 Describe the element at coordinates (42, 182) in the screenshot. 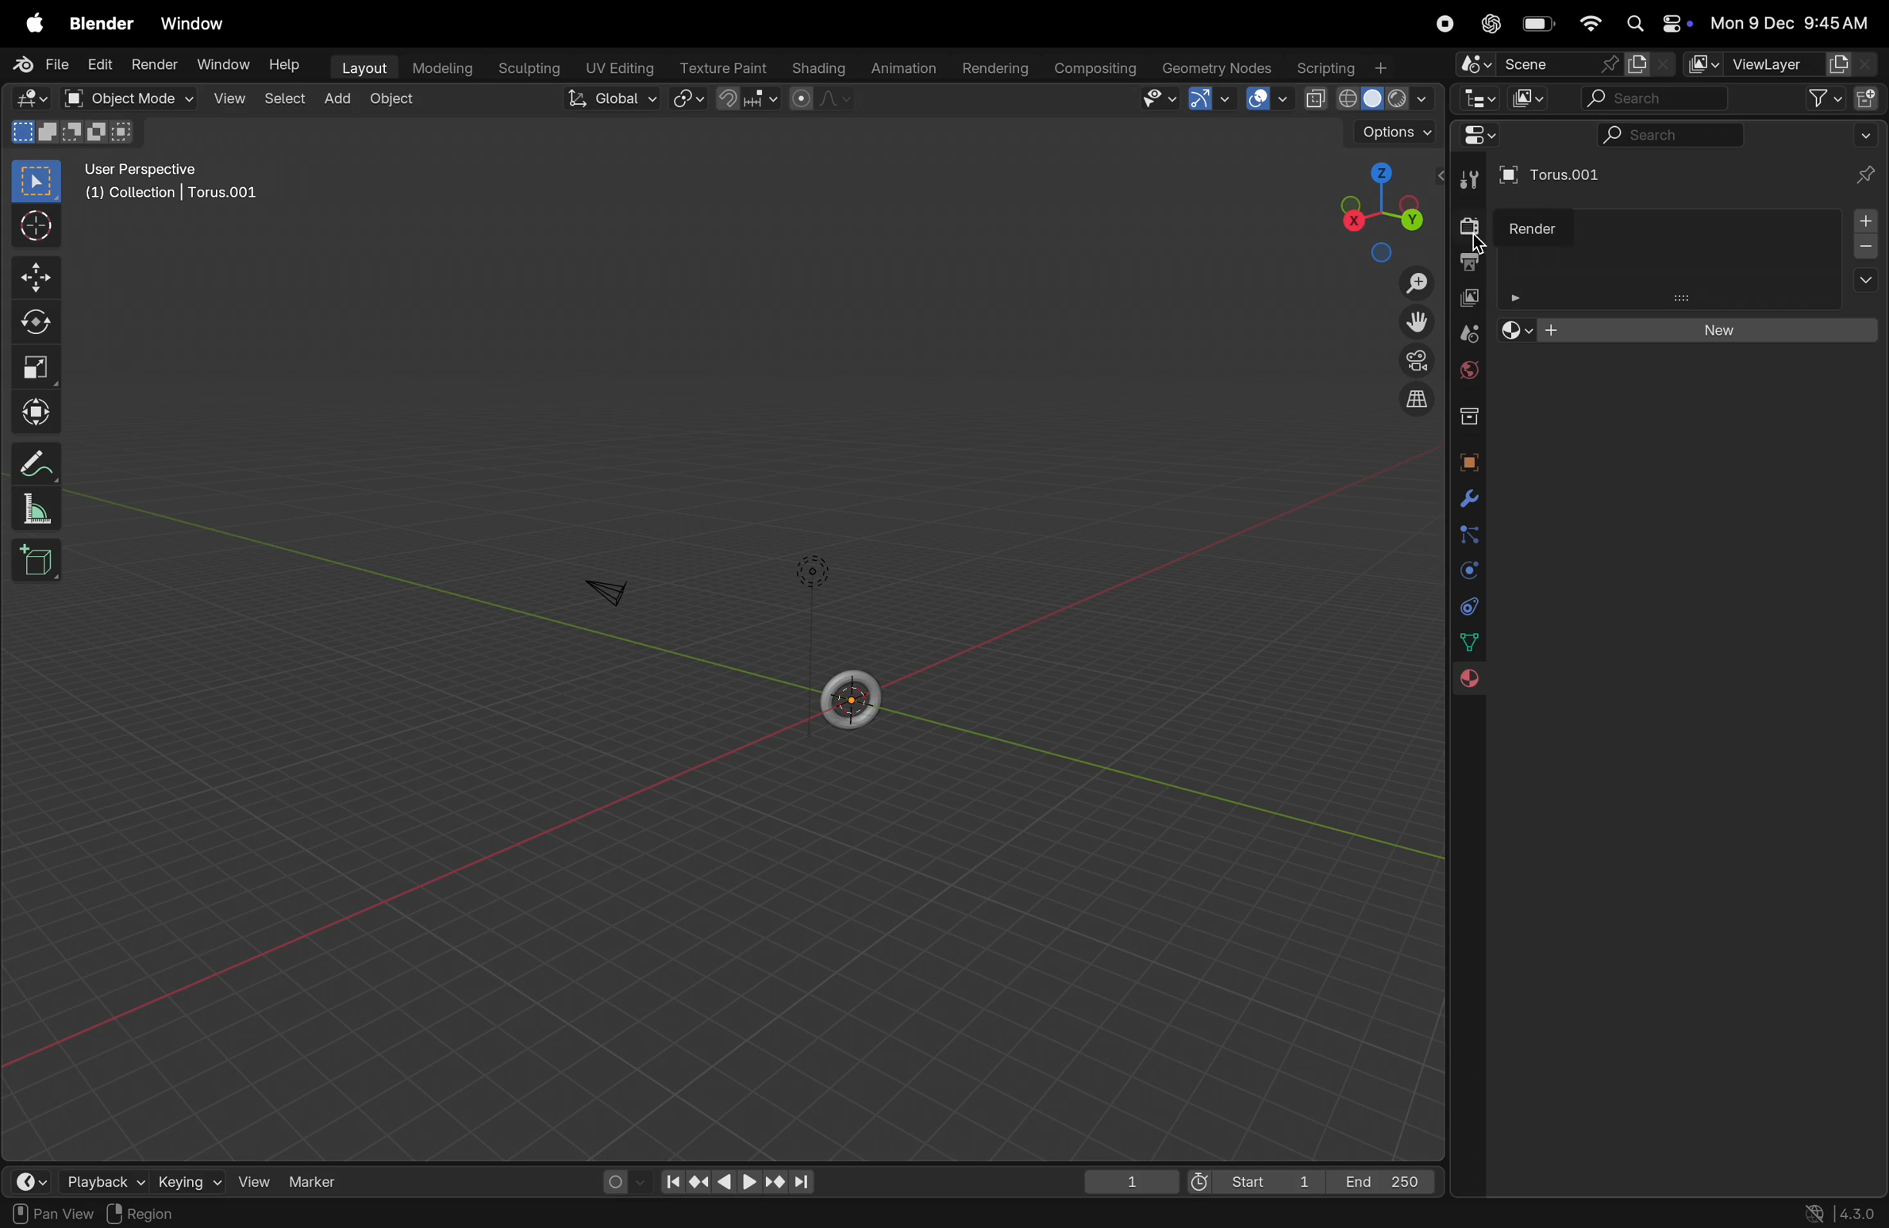

I see `select boss` at that location.